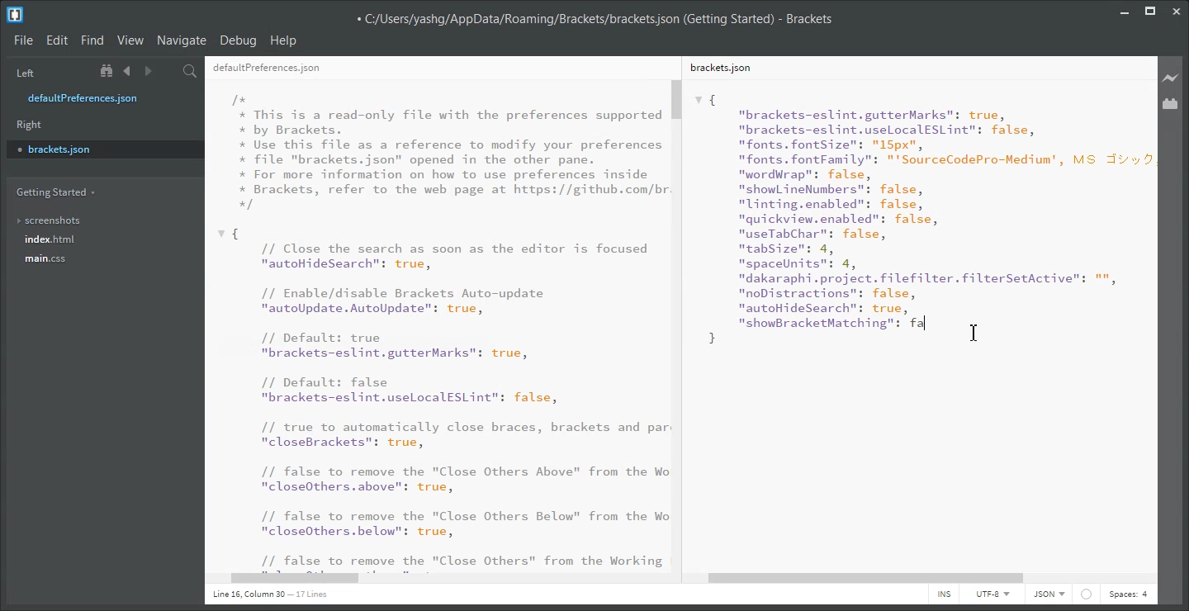  Describe the element at coordinates (1087, 594) in the screenshot. I see `Icon` at that location.